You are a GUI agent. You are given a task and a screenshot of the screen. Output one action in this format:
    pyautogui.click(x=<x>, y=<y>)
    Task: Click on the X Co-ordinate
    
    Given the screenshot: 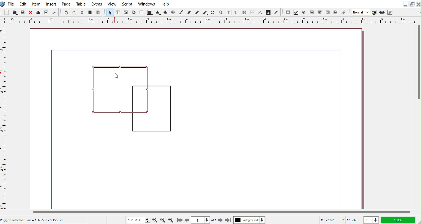 What is the action you would take?
    pyautogui.click(x=328, y=220)
    